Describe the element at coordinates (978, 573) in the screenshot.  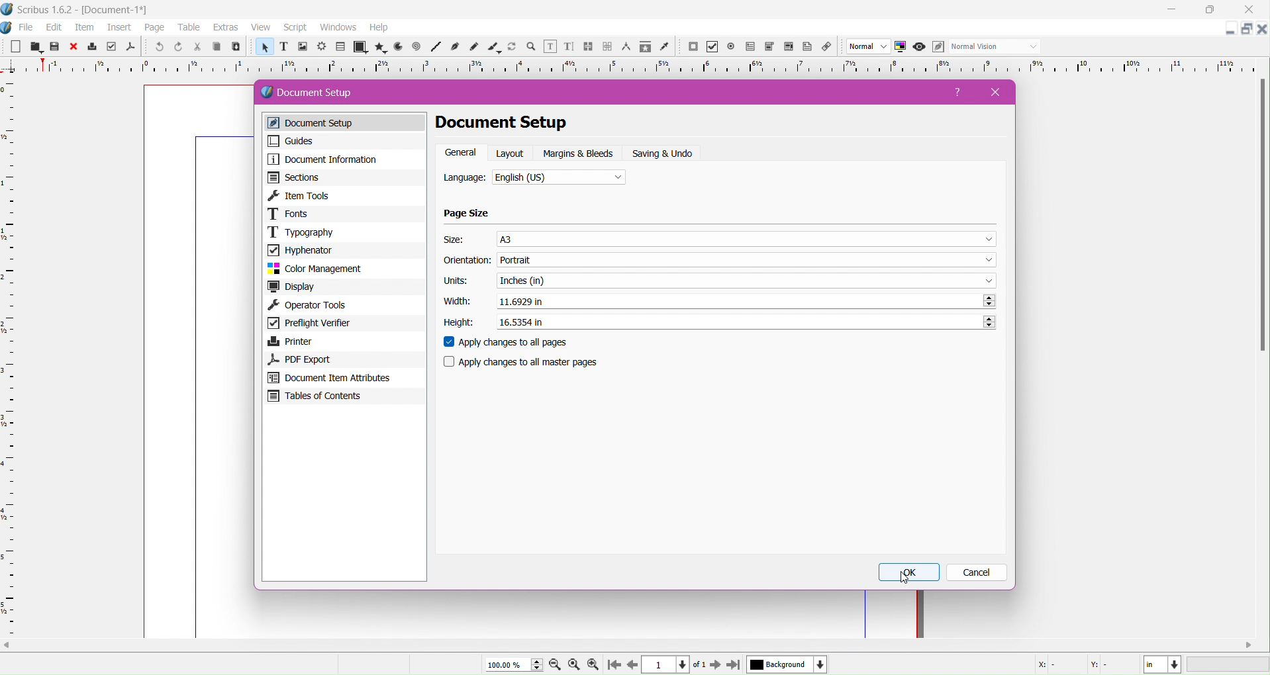
I see `Cancel` at that location.